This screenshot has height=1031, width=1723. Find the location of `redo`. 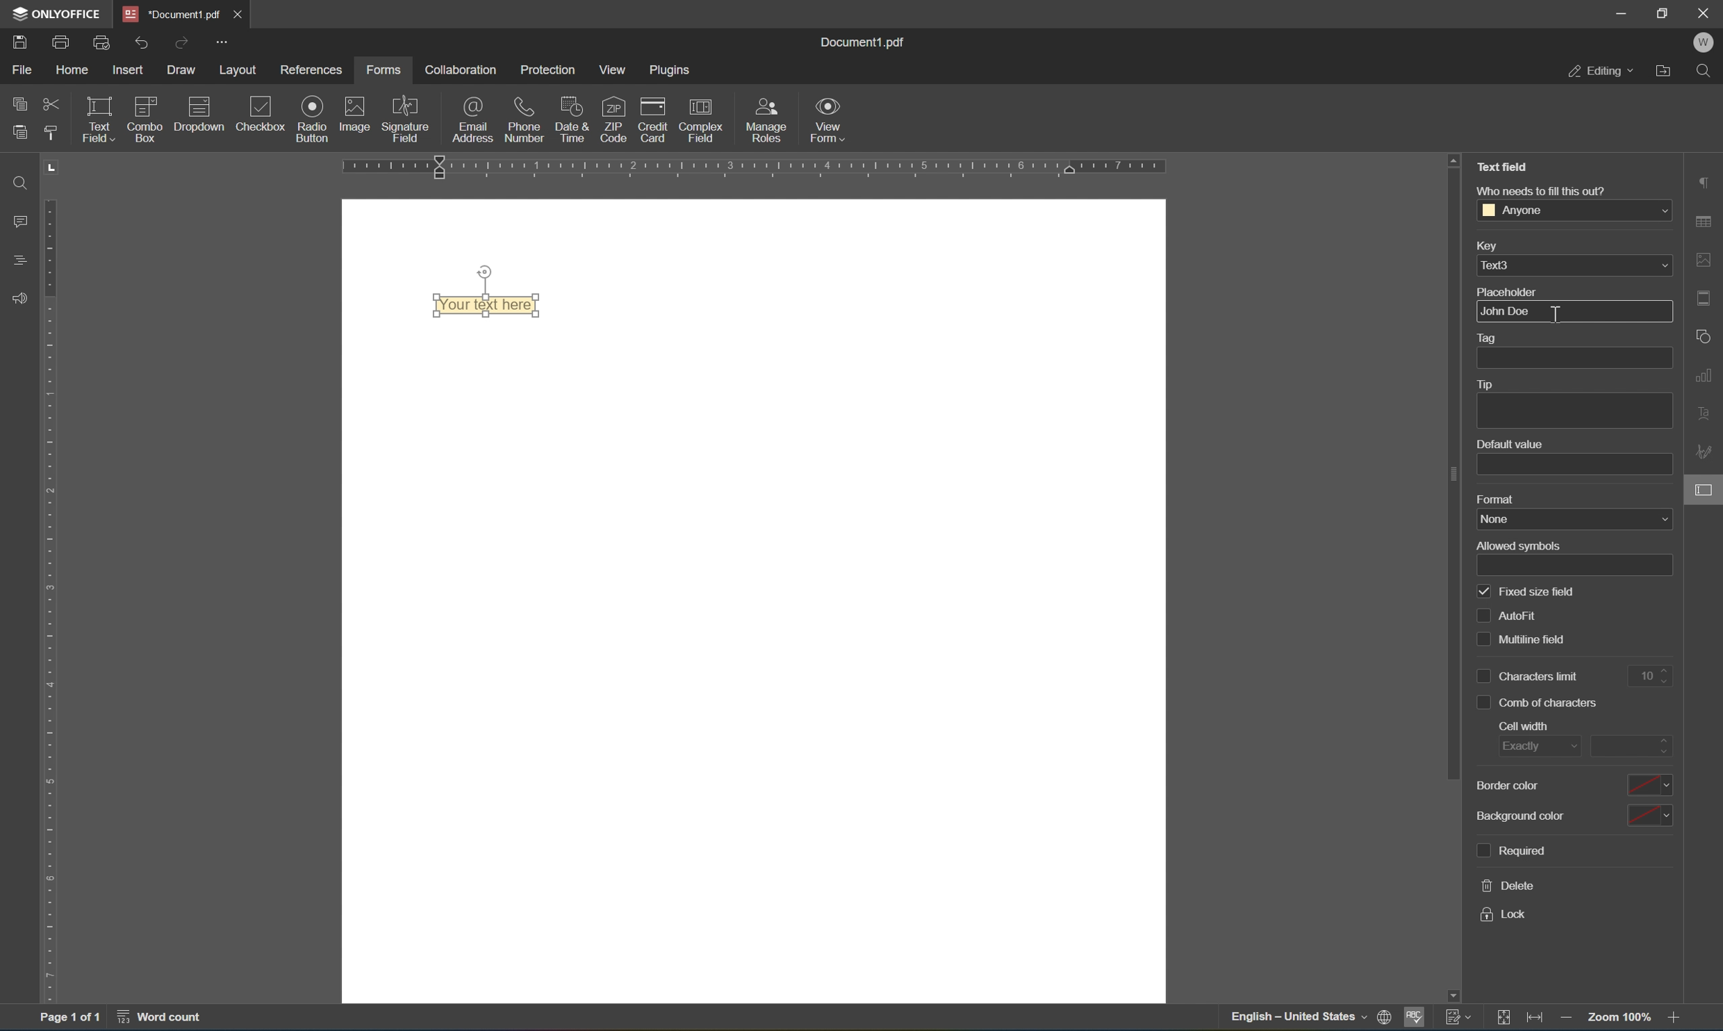

redo is located at coordinates (181, 41).